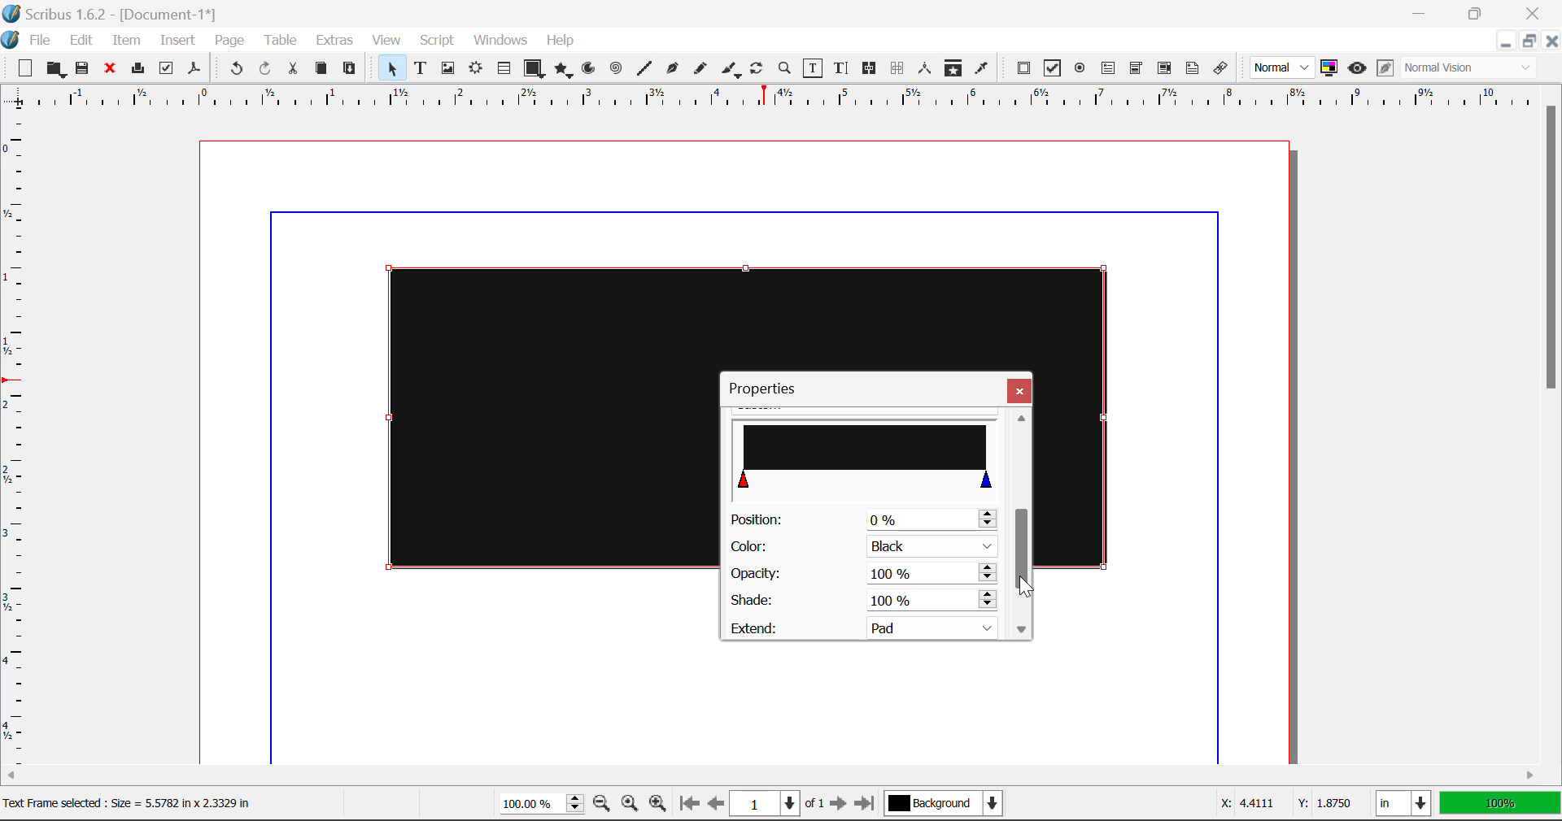  Describe the element at coordinates (1282, 67) in the screenshot. I see `Preview Mode` at that location.